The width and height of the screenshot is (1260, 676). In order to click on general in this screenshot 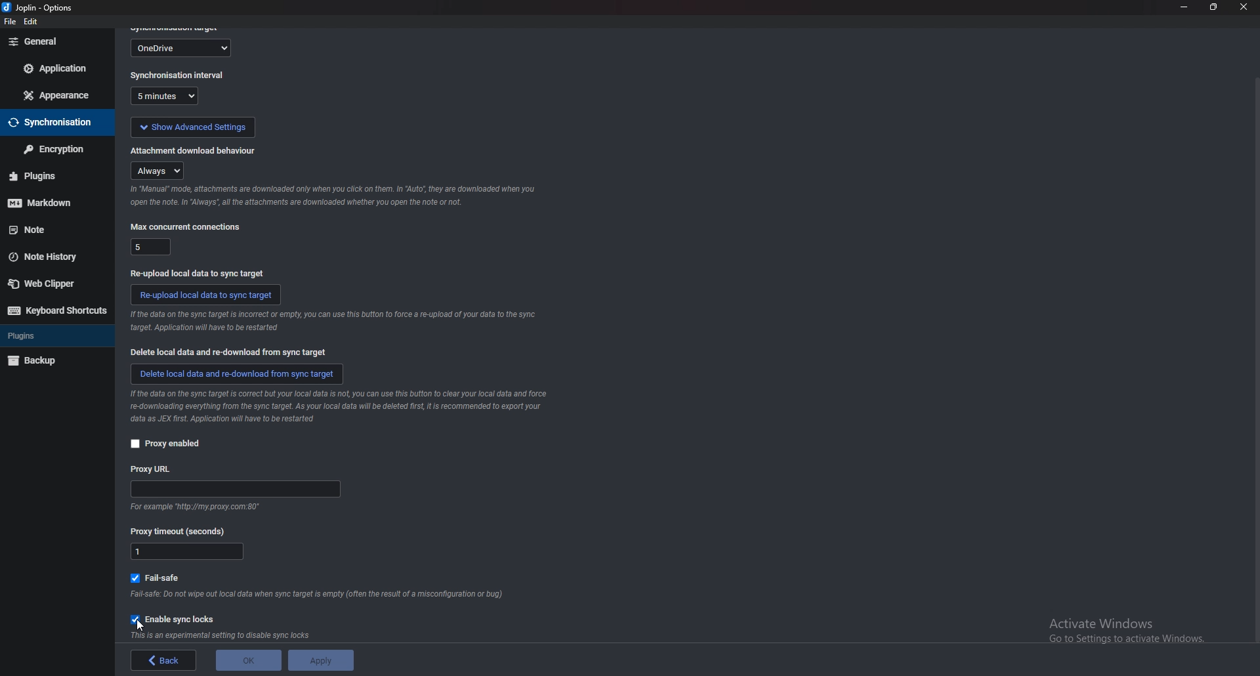, I will do `click(58, 41)`.